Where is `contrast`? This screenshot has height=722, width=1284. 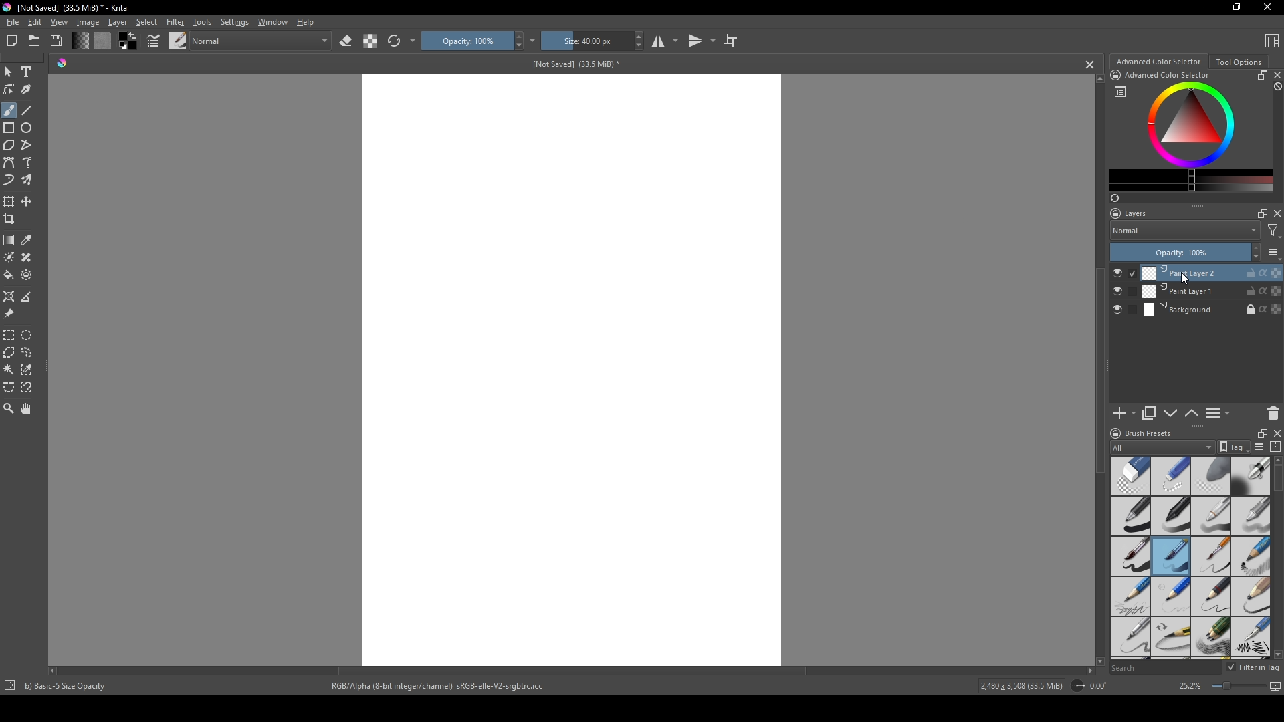
contrast is located at coordinates (370, 41).